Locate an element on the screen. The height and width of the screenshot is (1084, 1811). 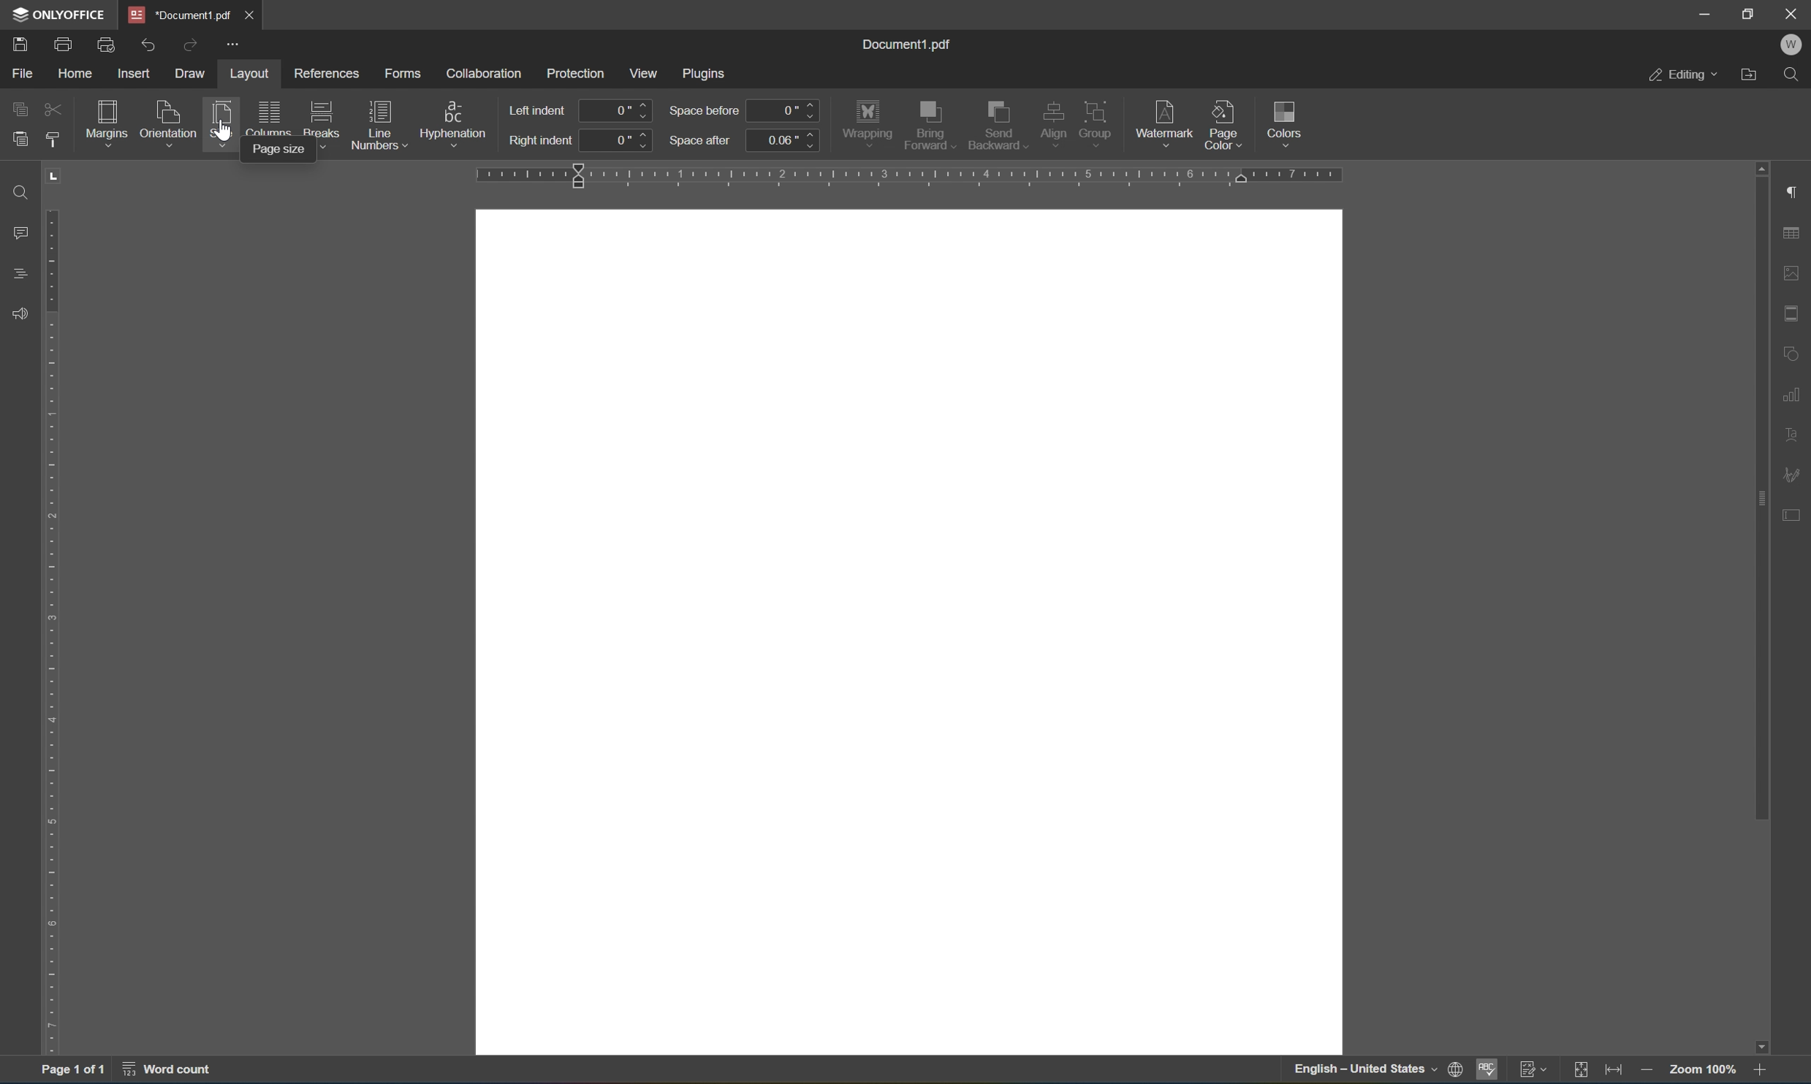
field is located at coordinates (53, 110).